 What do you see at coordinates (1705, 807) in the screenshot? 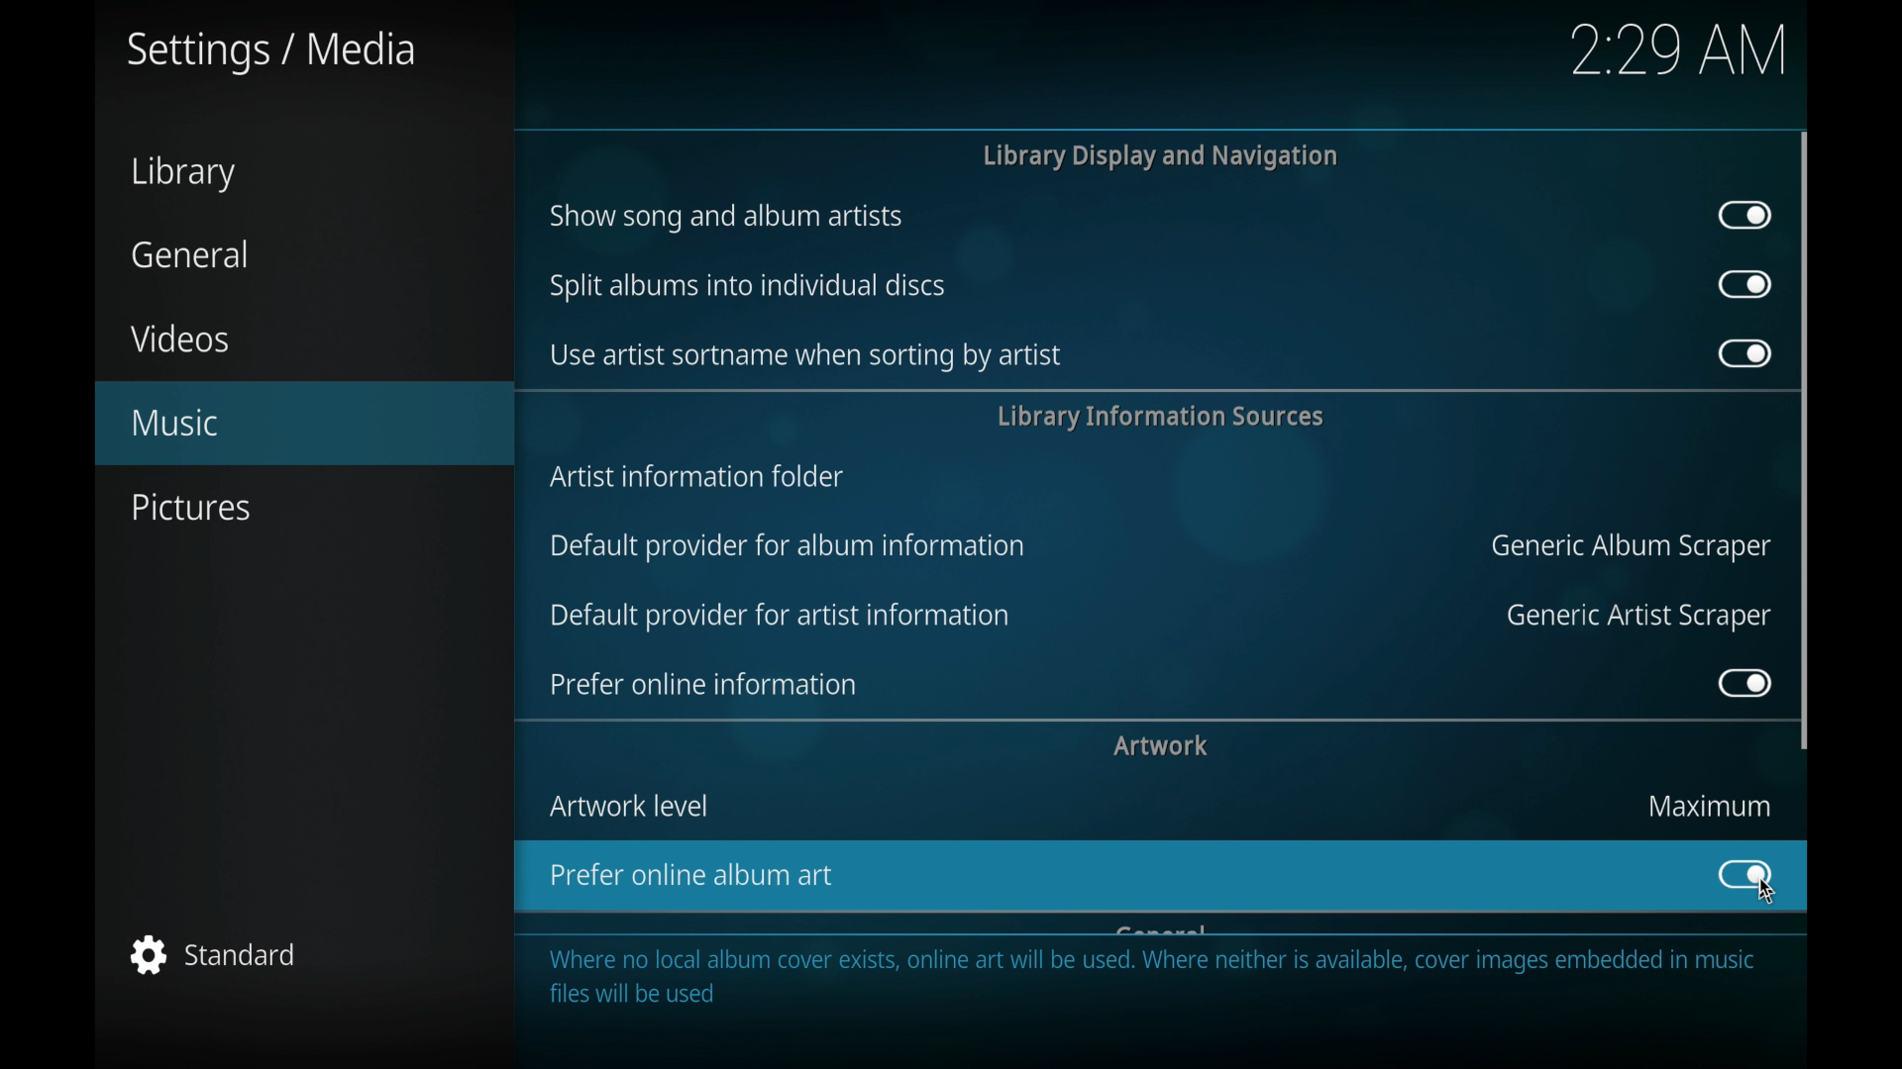
I see `maximum` at bounding box center [1705, 807].